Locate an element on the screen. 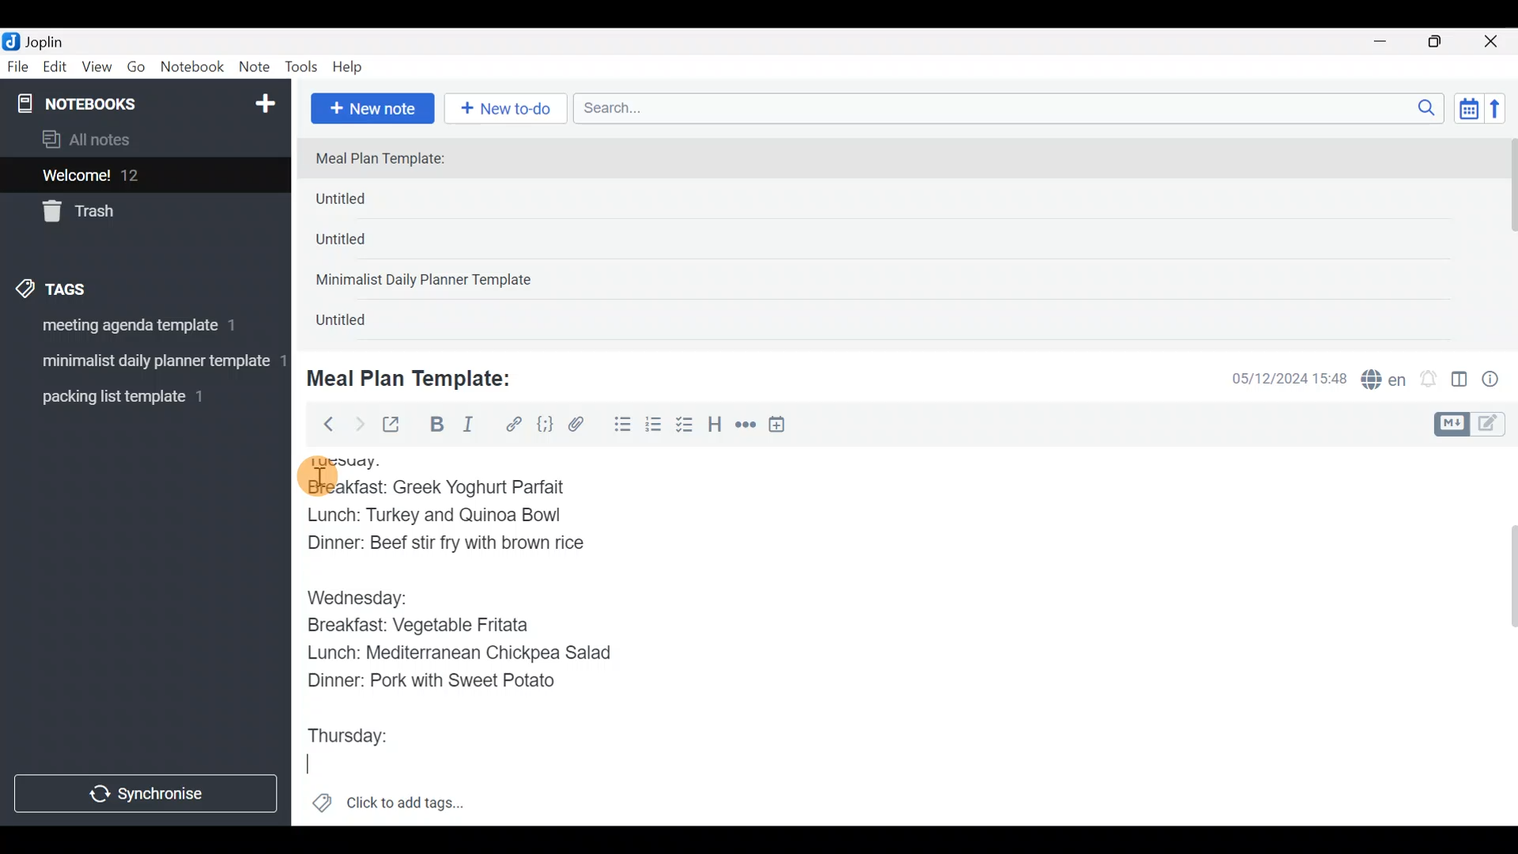  Tag 1 is located at coordinates (141, 330).